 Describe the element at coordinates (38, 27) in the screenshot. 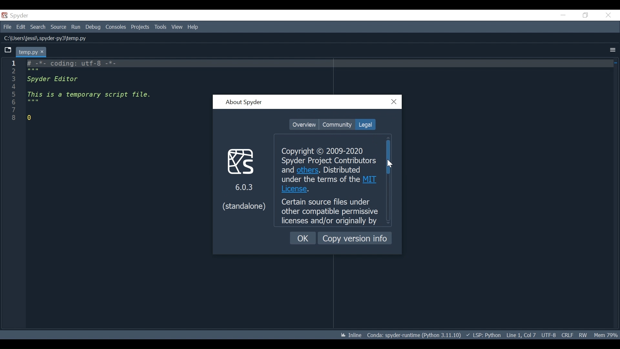

I see `Search` at that location.